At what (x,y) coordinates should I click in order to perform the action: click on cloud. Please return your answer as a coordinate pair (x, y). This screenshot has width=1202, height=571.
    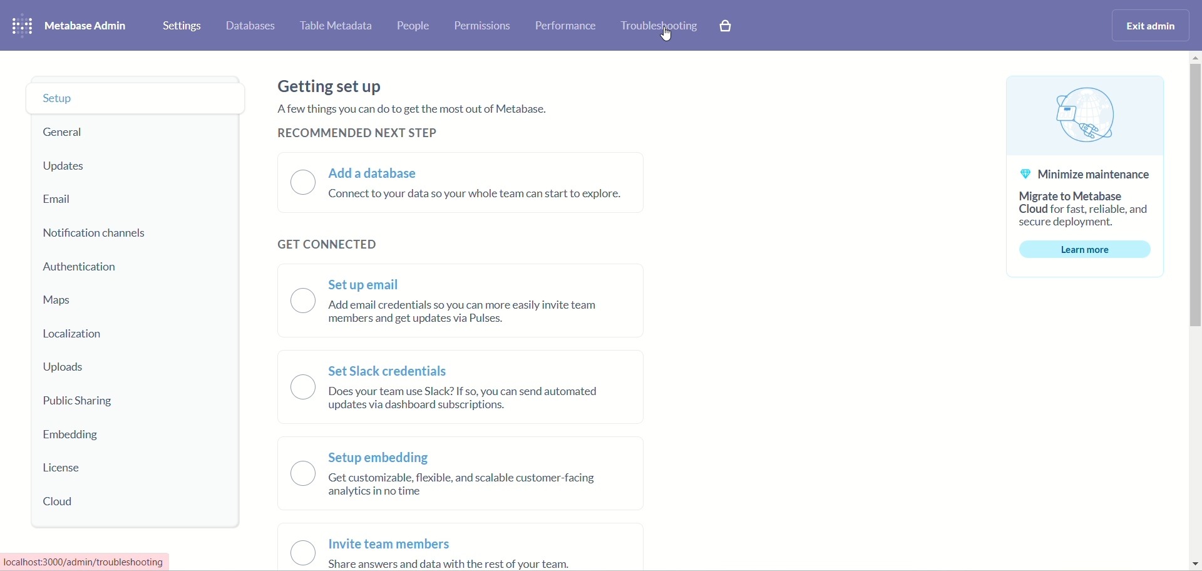
    Looking at the image, I should click on (68, 501).